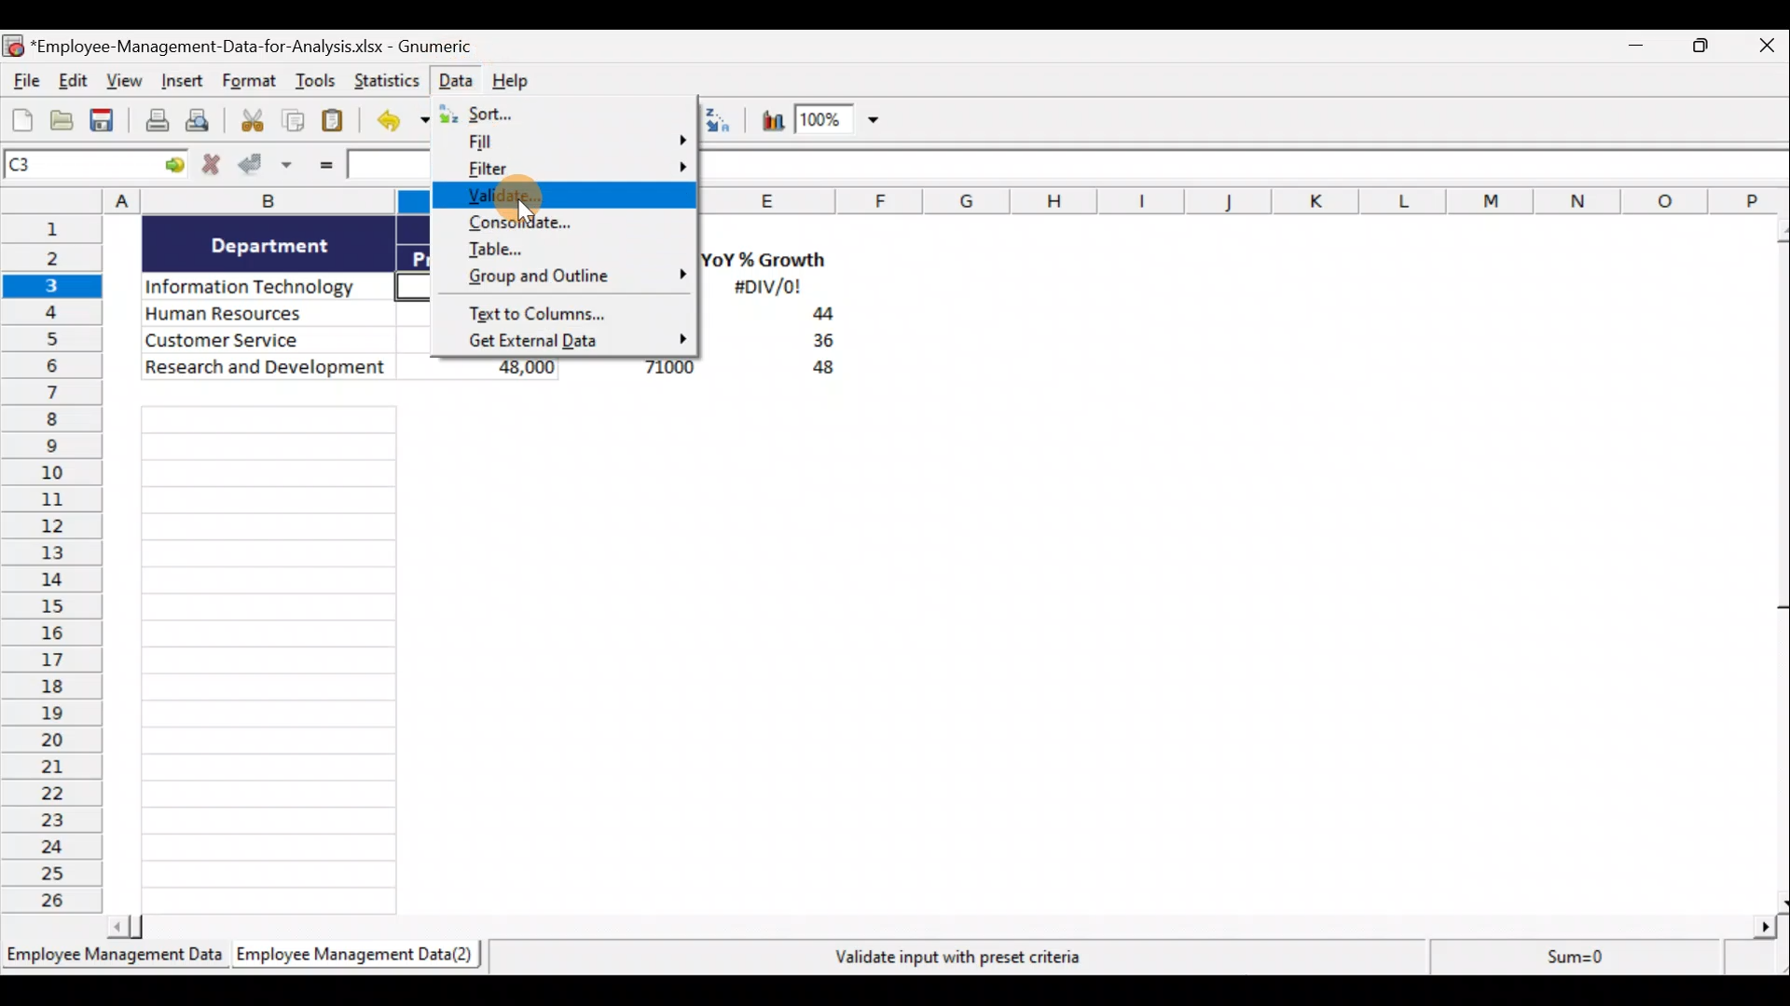  I want to click on Consolidate, so click(562, 224).